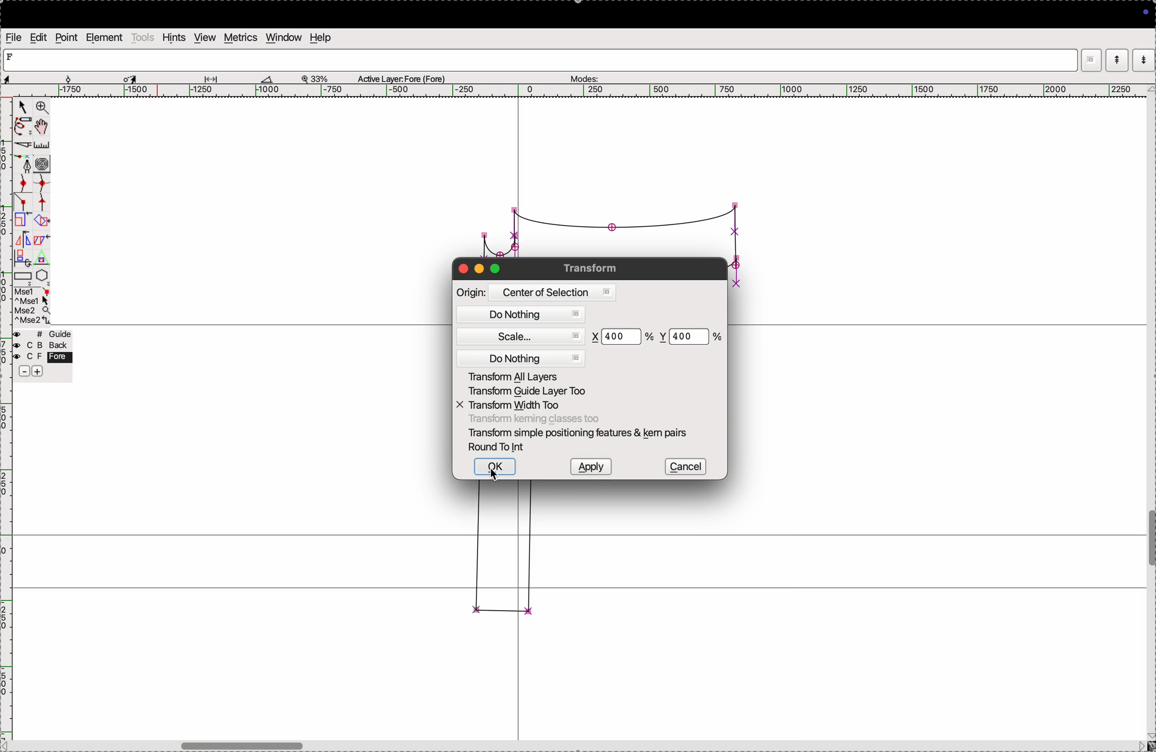  Describe the element at coordinates (1091, 61) in the screenshot. I see `window mode` at that location.